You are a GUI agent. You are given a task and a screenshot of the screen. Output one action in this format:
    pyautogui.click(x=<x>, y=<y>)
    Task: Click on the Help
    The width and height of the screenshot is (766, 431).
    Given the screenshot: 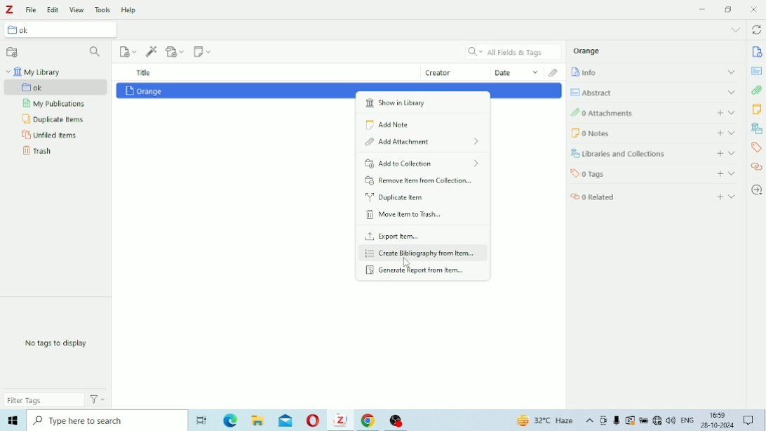 What is the action you would take?
    pyautogui.click(x=130, y=10)
    